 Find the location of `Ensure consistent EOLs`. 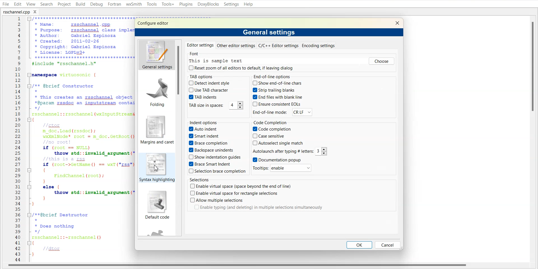

Ensure consistent EOLs is located at coordinates (277, 104).